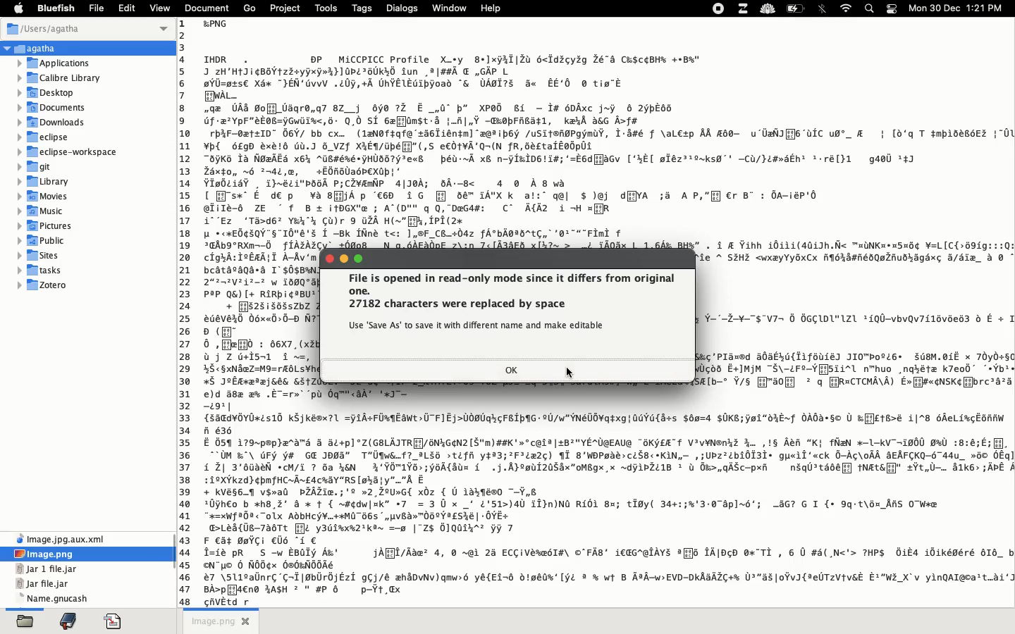  Describe the element at coordinates (42, 240) in the screenshot. I see `public` at that location.